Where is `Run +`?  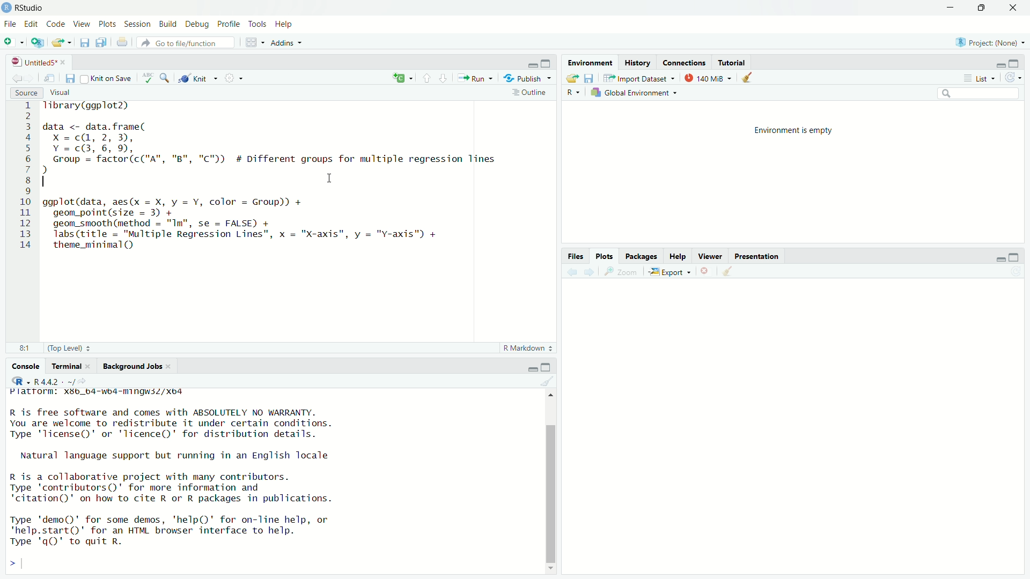 Run + is located at coordinates (478, 78).